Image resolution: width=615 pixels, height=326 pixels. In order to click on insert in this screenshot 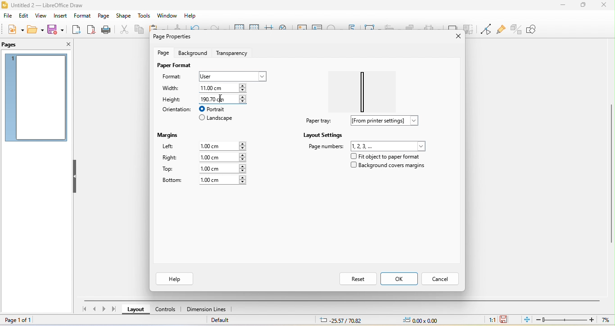, I will do `click(59, 16)`.